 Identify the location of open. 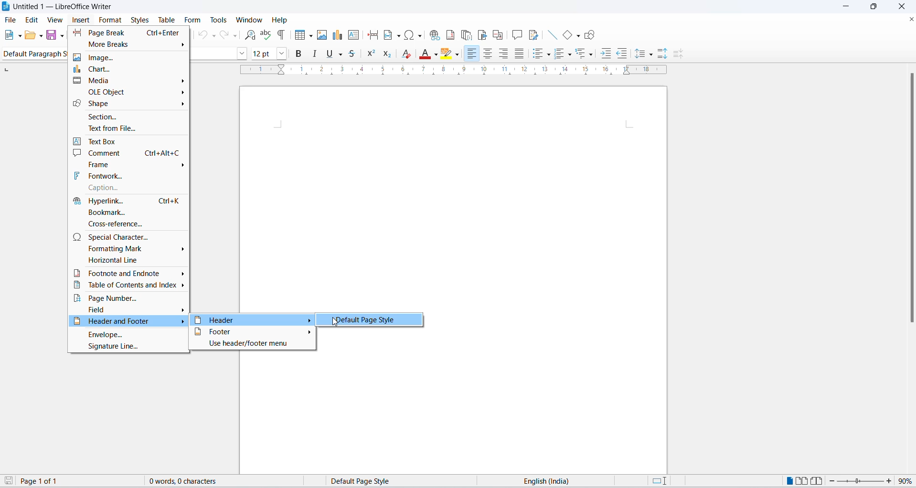
(30, 36).